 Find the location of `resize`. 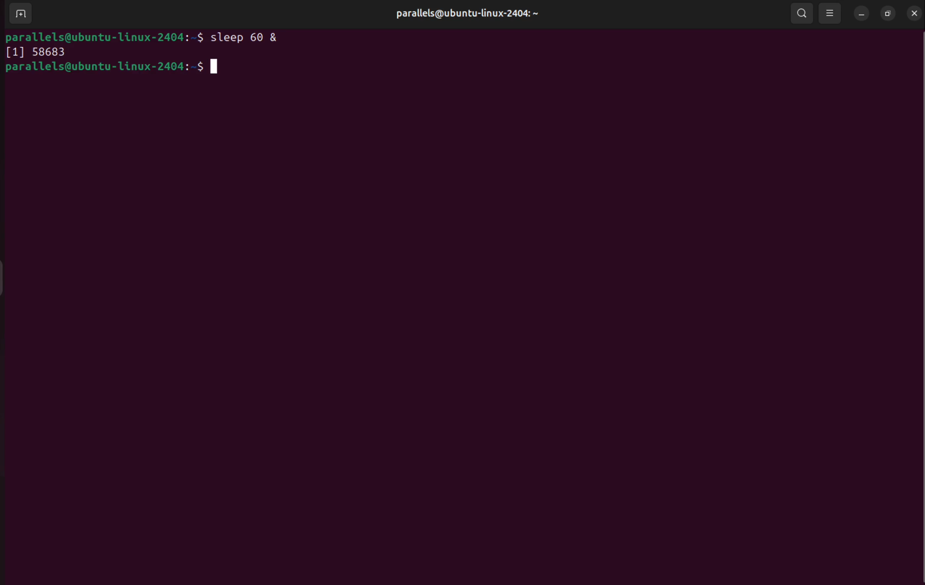

resize is located at coordinates (888, 13).